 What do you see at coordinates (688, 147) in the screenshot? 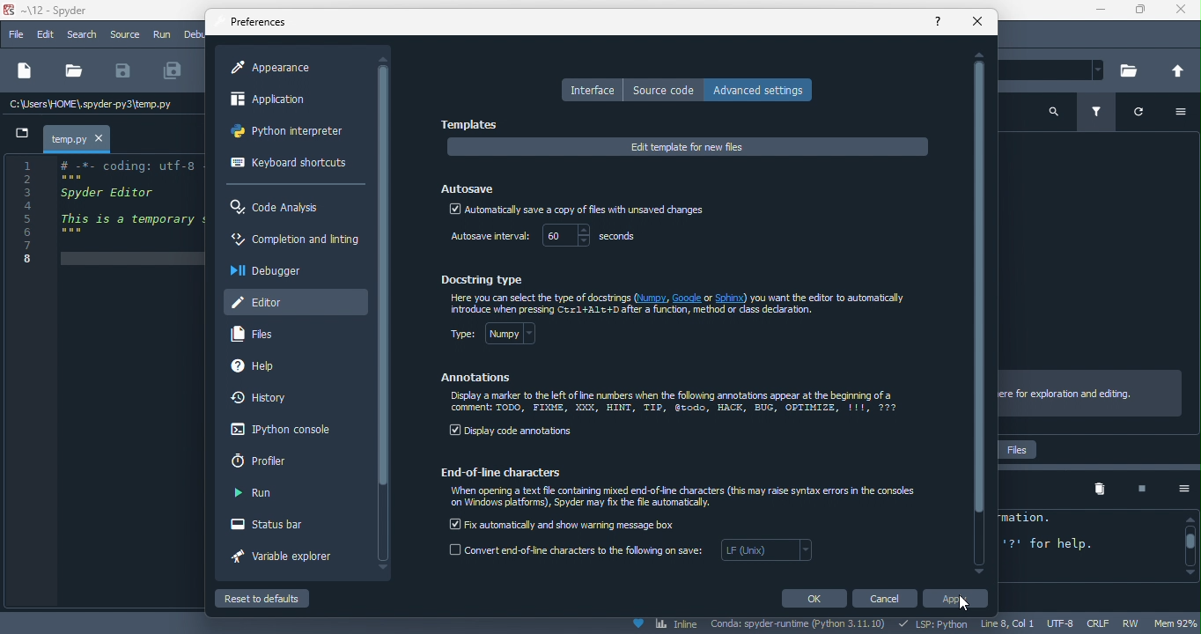
I see `edit template` at bounding box center [688, 147].